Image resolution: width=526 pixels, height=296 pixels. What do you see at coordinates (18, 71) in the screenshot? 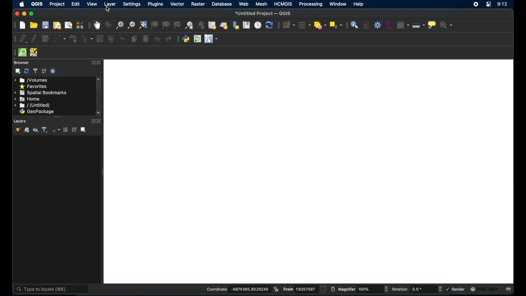
I see `addselected layers` at bounding box center [18, 71].